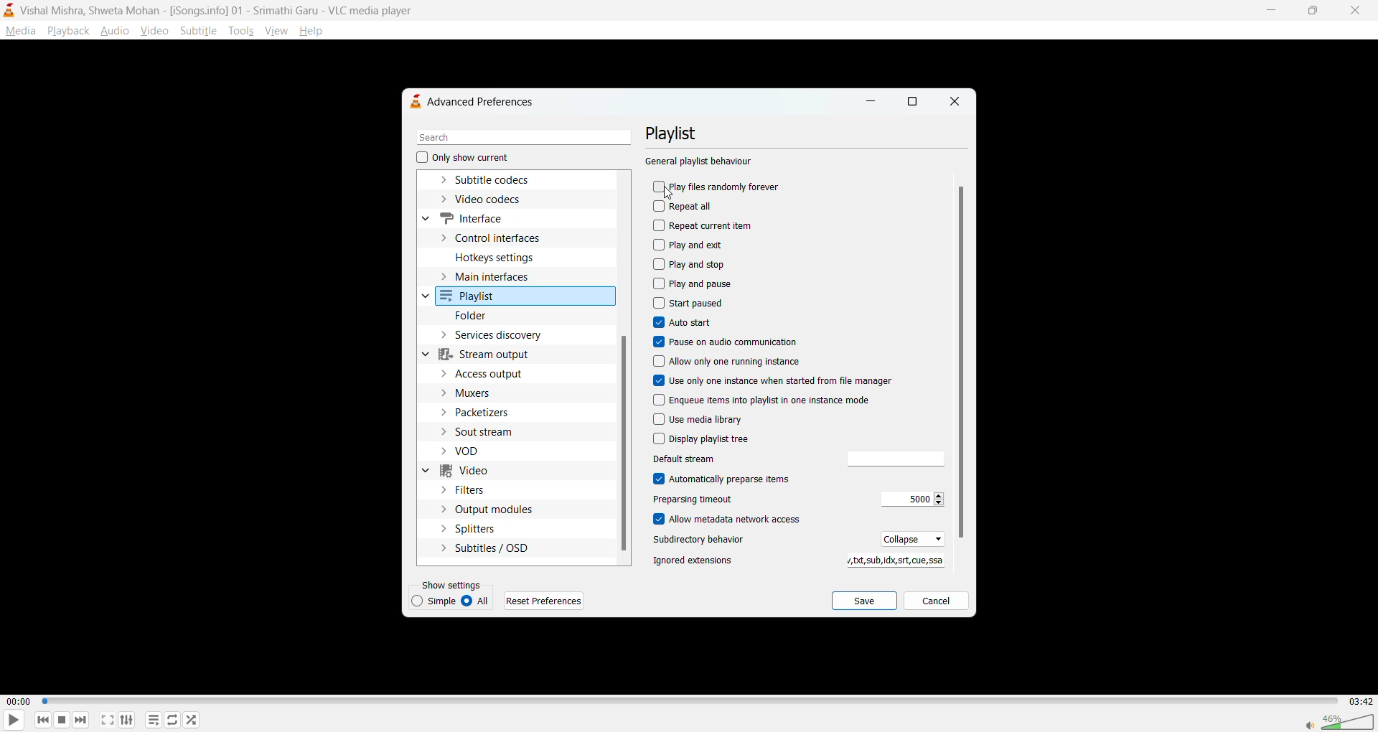 This screenshot has height=732, width=1378. Describe the element at coordinates (485, 547) in the screenshot. I see `subtitles` at that location.